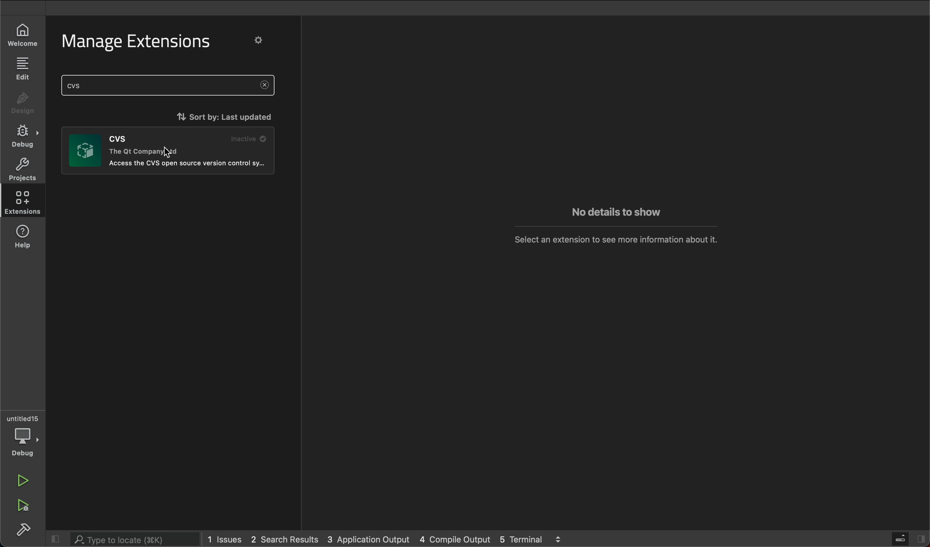 This screenshot has height=547, width=930. I want to click on edit, so click(22, 68).